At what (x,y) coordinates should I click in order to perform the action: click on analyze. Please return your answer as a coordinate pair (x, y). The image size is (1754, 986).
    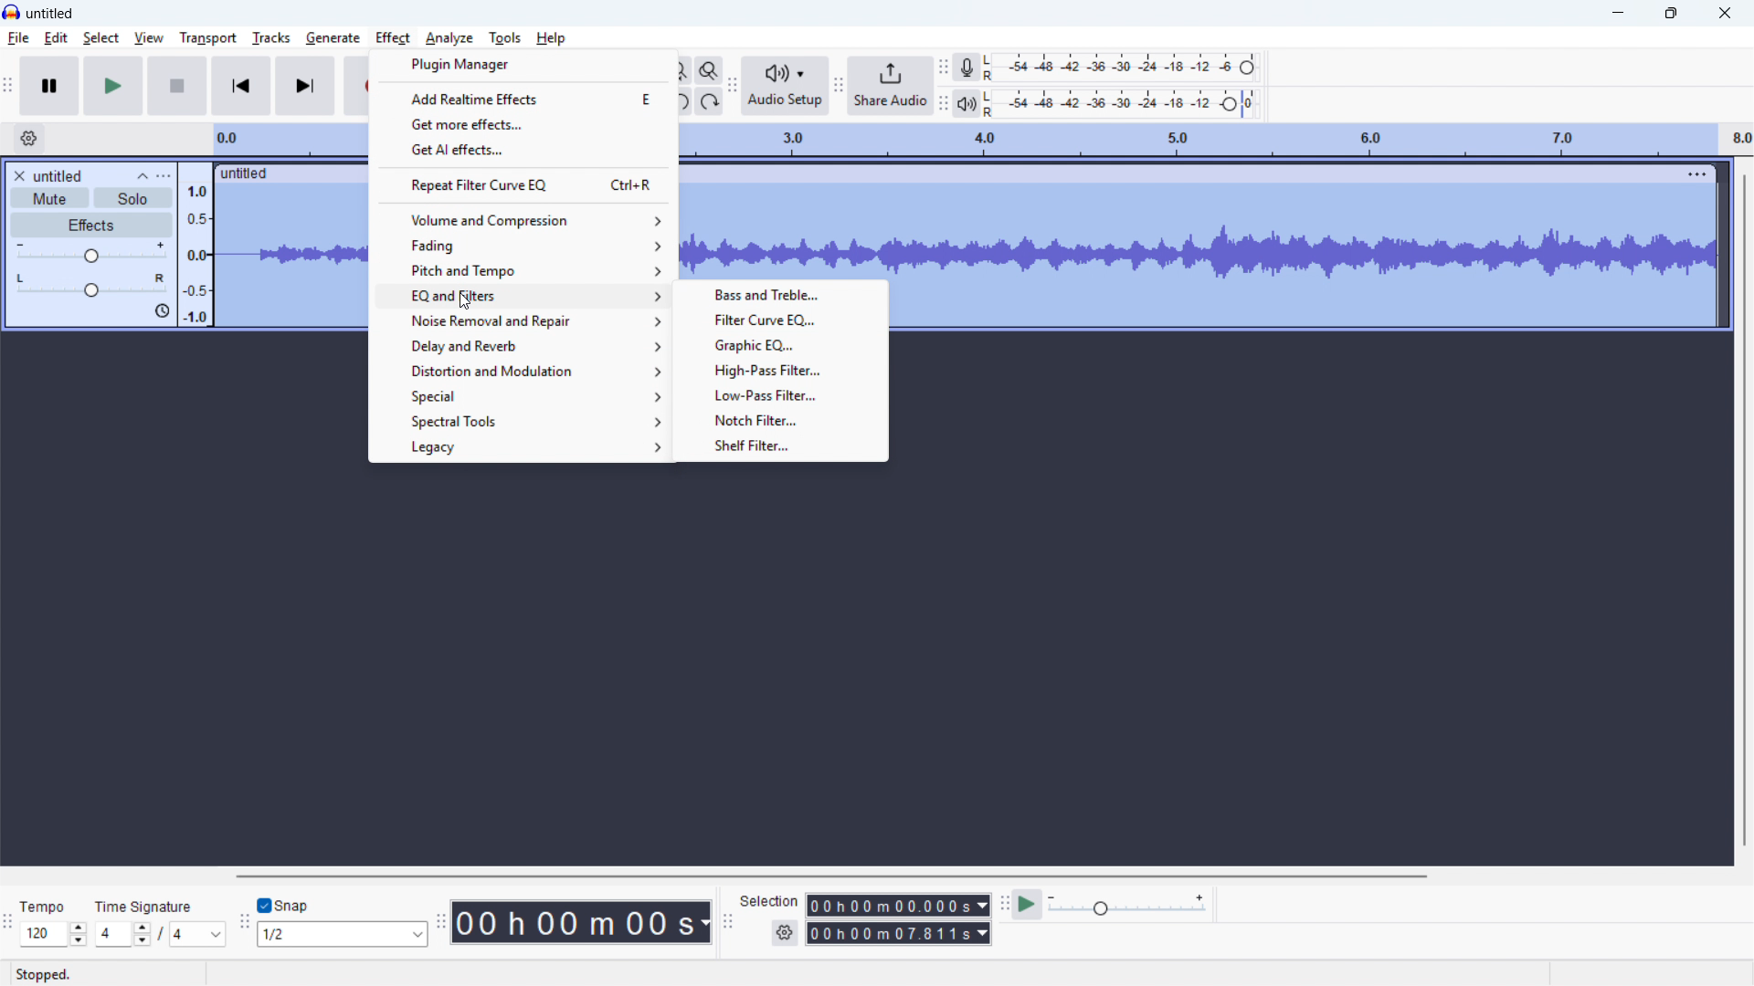
    Looking at the image, I should click on (449, 37).